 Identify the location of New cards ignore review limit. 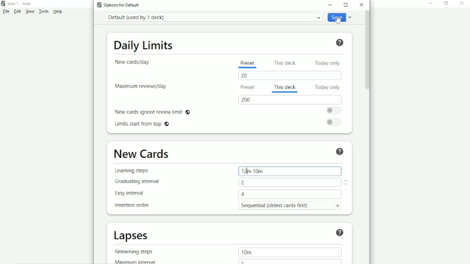
(153, 112).